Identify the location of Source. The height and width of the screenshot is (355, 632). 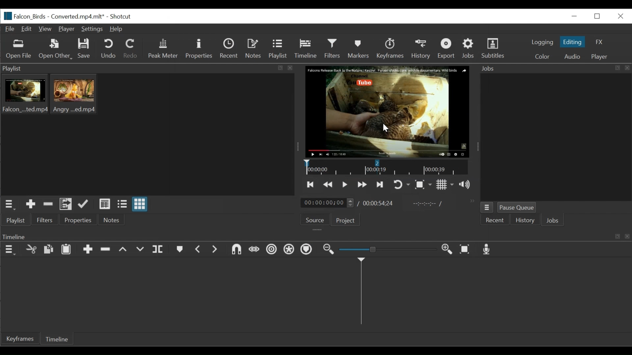
(315, 220).